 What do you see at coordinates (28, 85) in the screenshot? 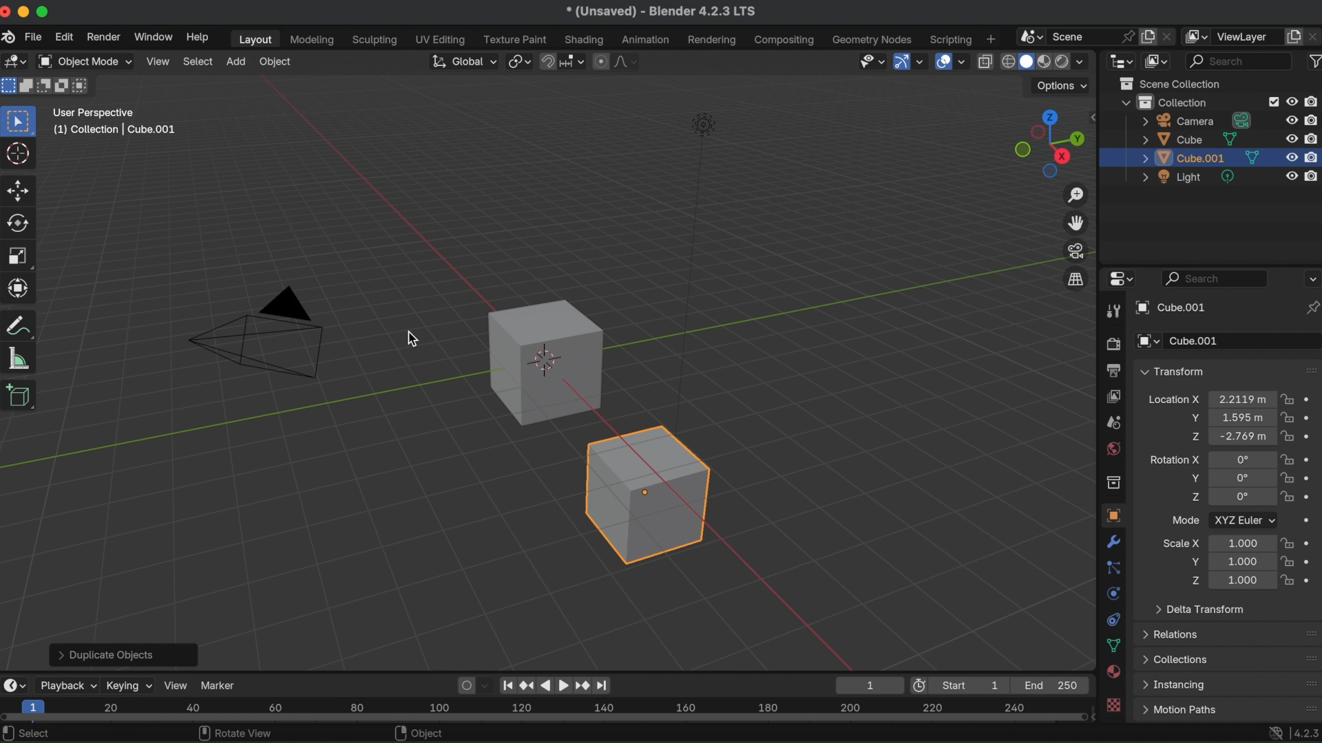
I see `mode extend existing condition` at bounding box center [28, 85].